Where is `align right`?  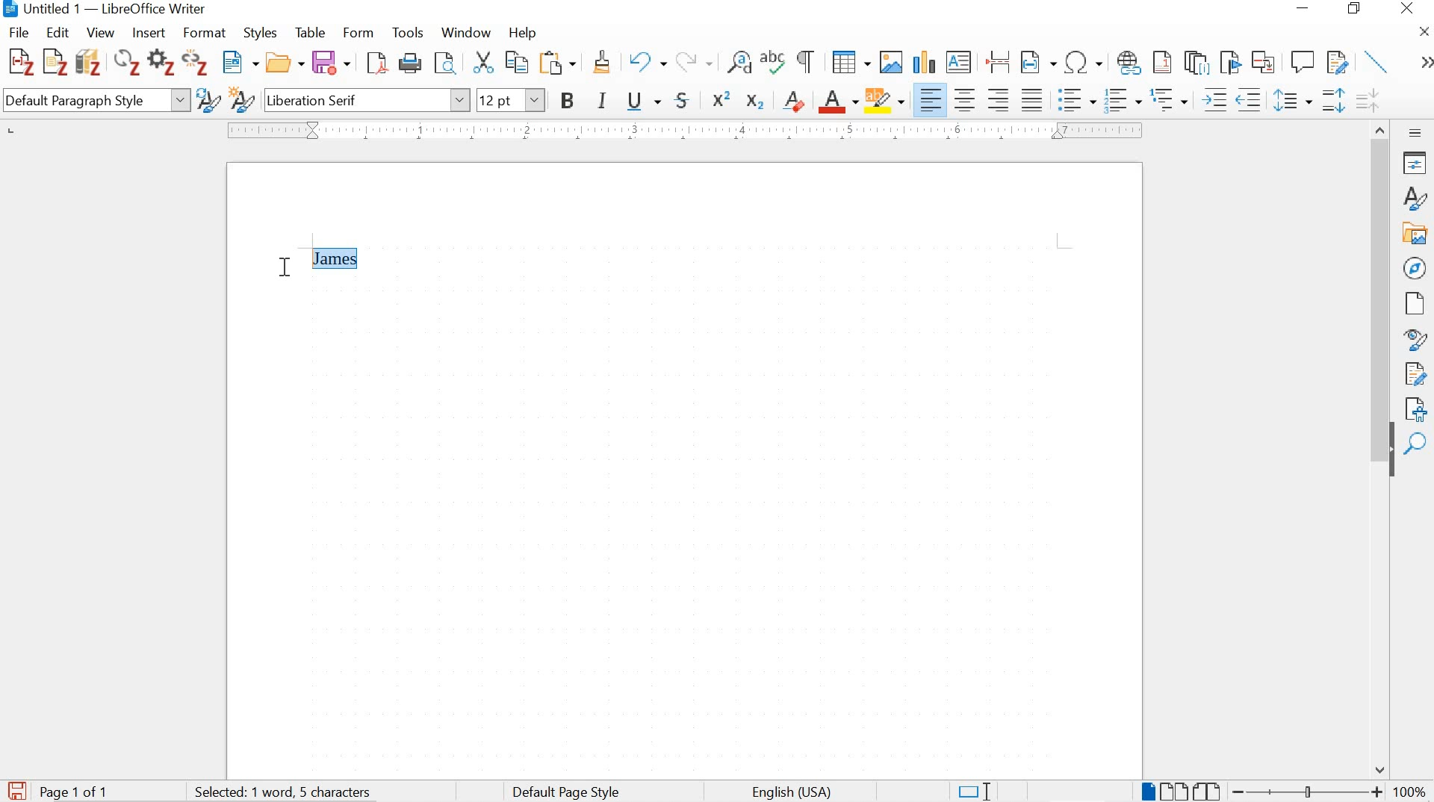
align right is located at coordinates (1001, 99).